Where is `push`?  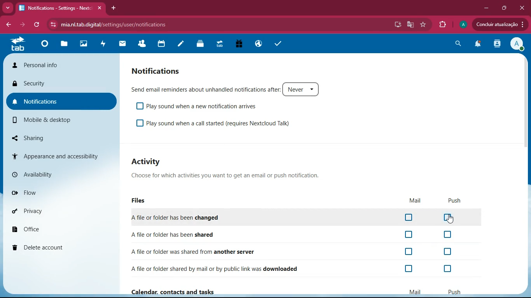
push is located at coordinates (455, 200).